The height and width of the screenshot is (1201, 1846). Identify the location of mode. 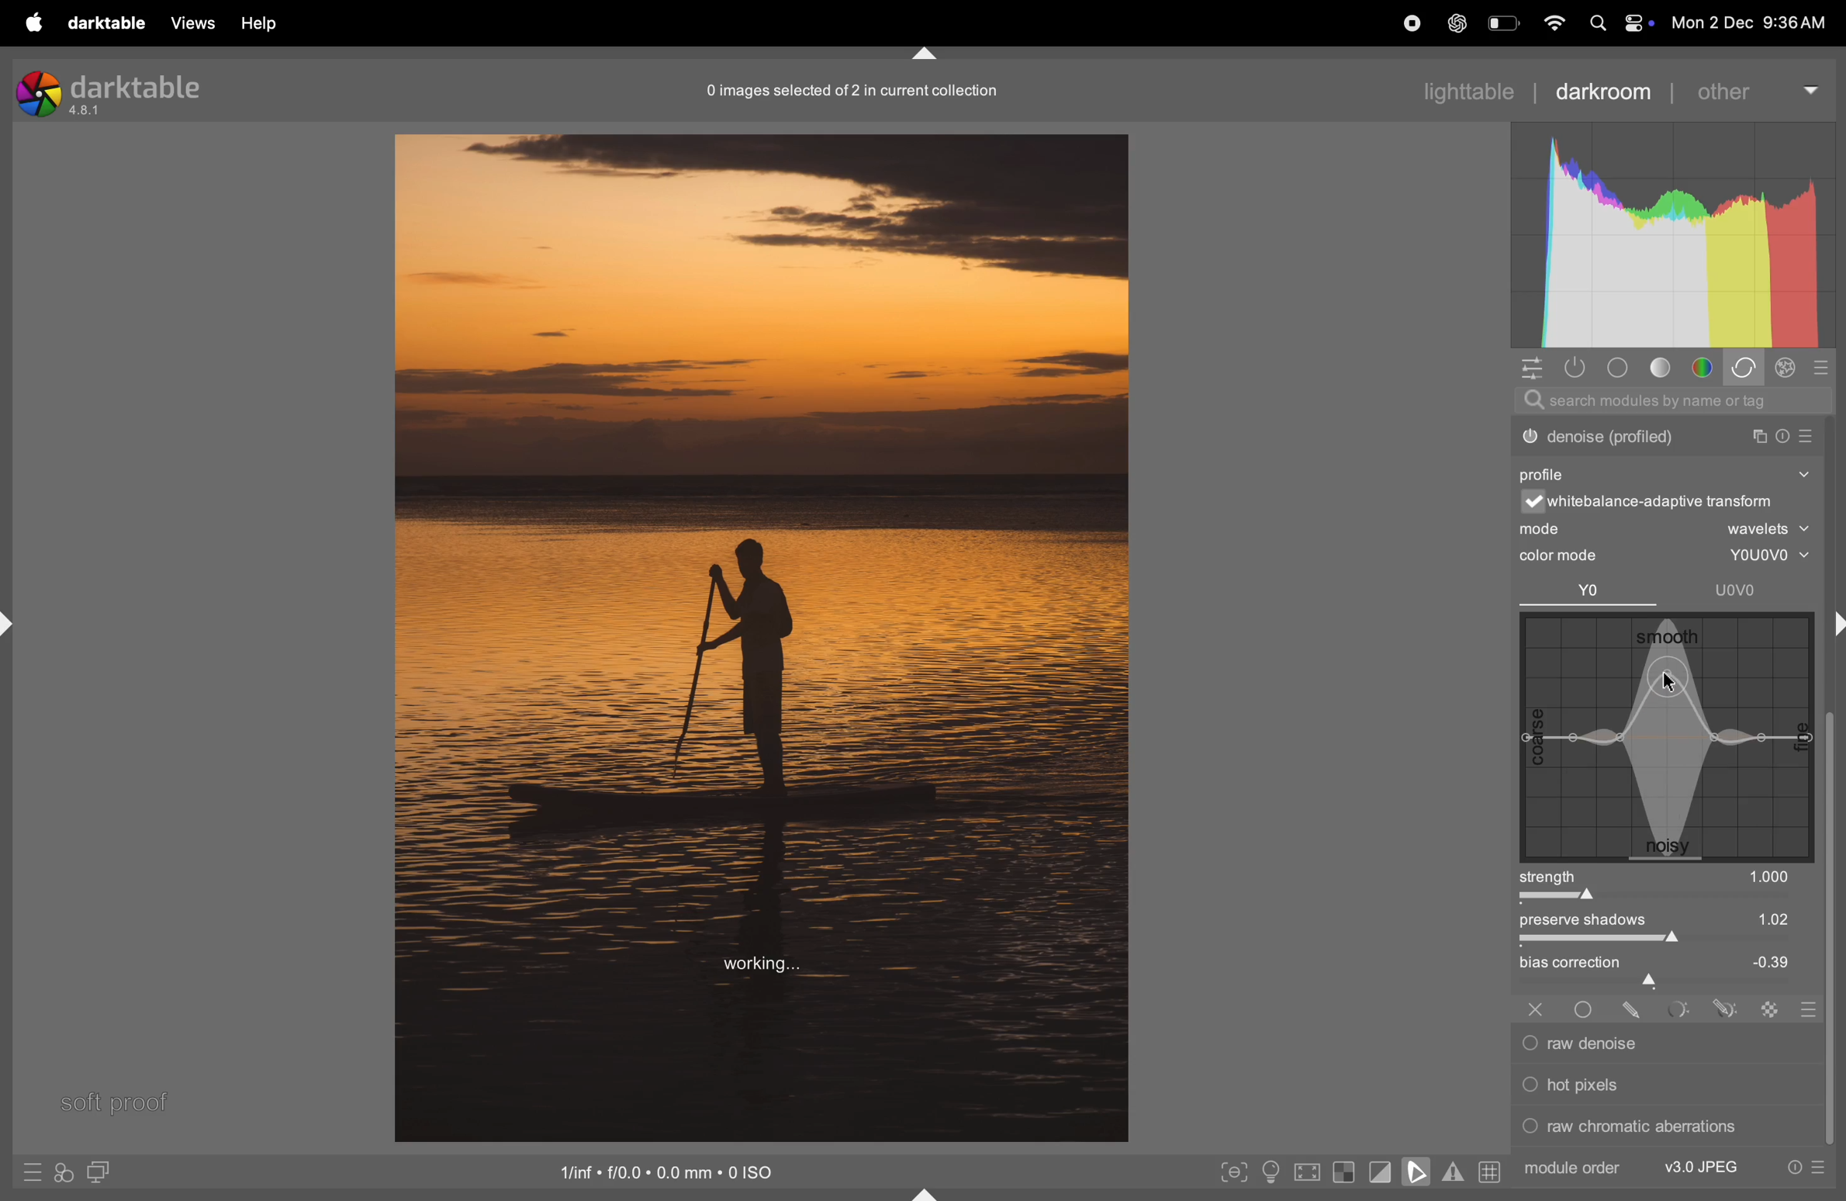
(1668, 530).